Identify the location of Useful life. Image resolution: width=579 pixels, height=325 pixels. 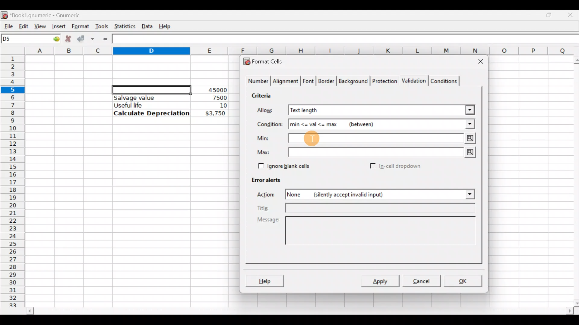
(148, 105).